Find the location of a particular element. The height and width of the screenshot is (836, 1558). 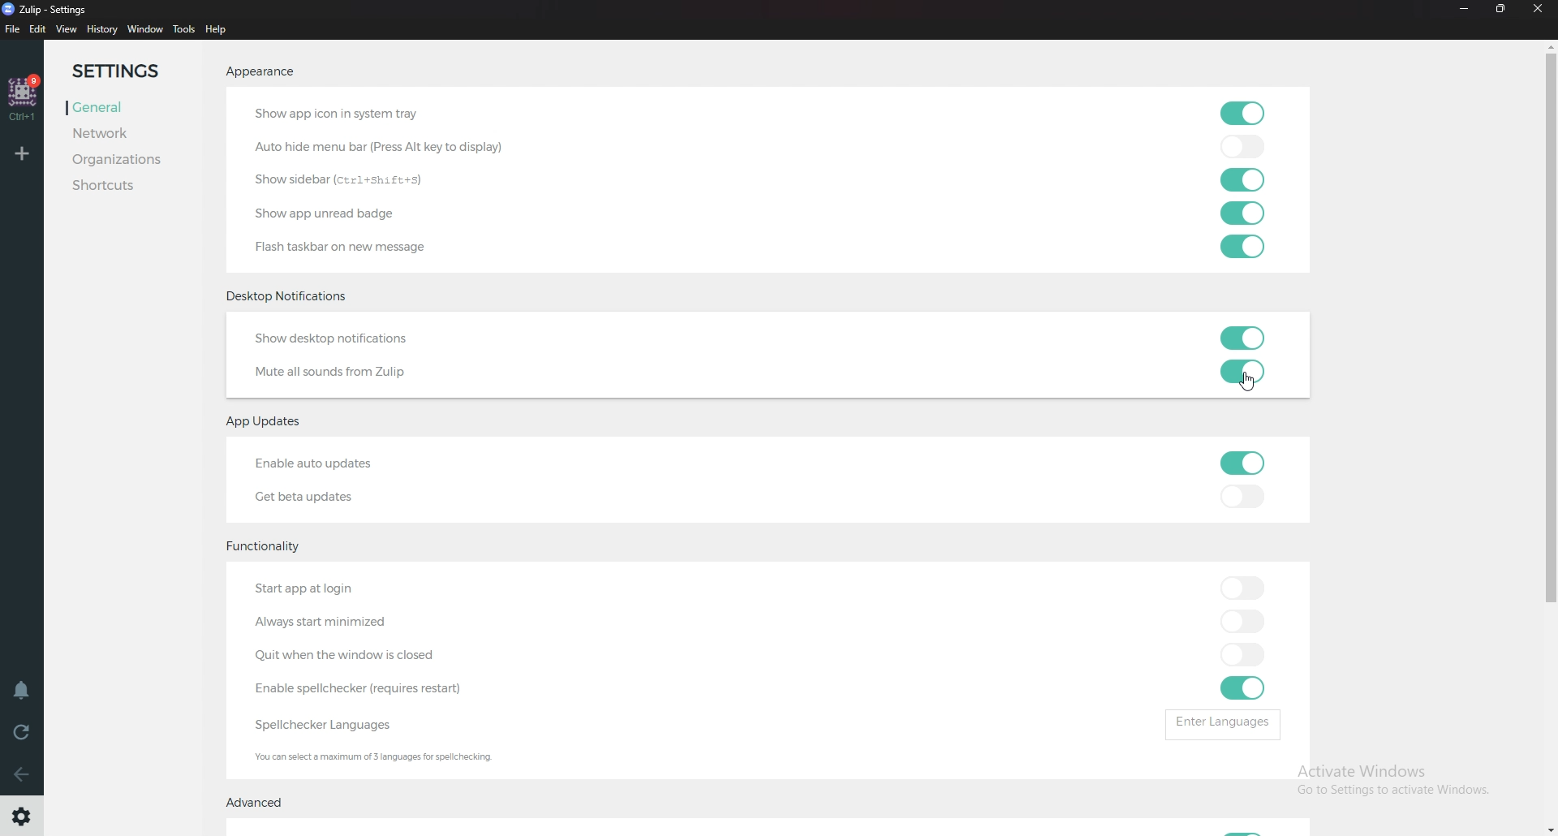

Enable do not disturb is located at coordinates (20, 692).